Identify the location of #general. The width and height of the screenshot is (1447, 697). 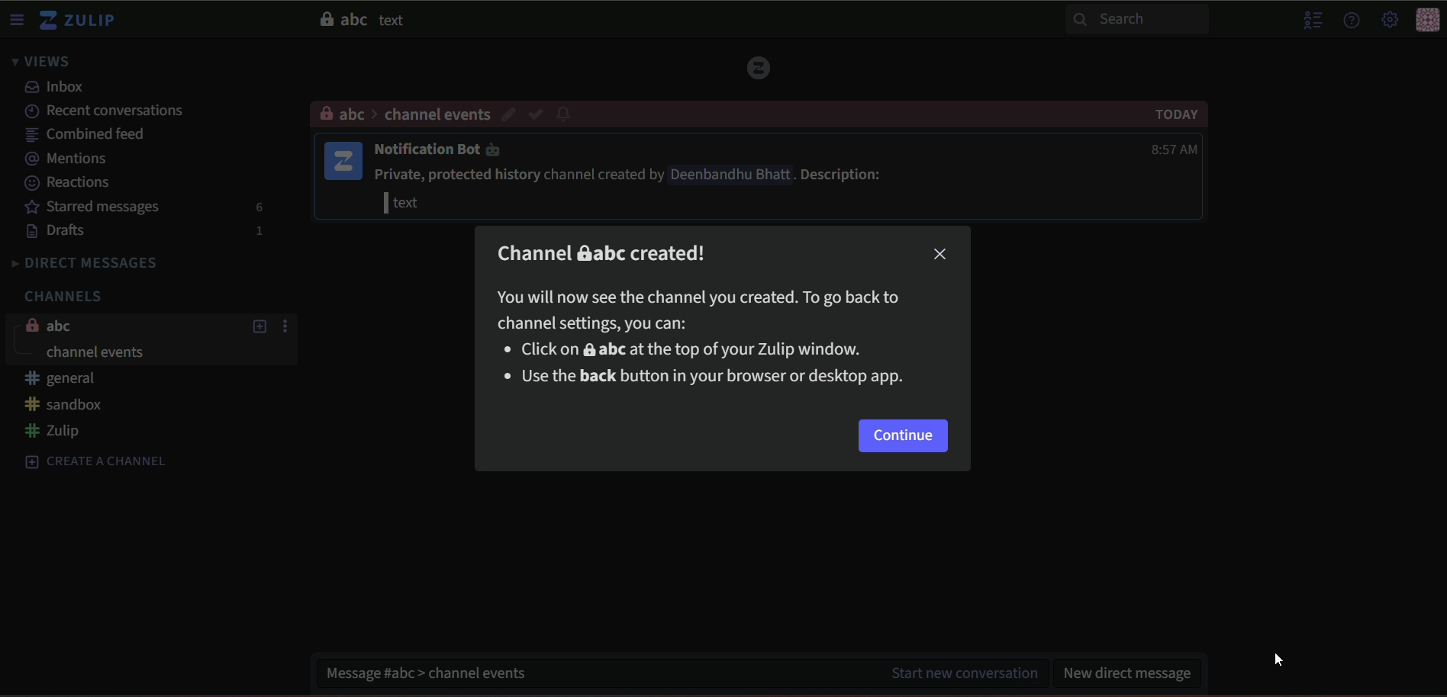
(68, 379).